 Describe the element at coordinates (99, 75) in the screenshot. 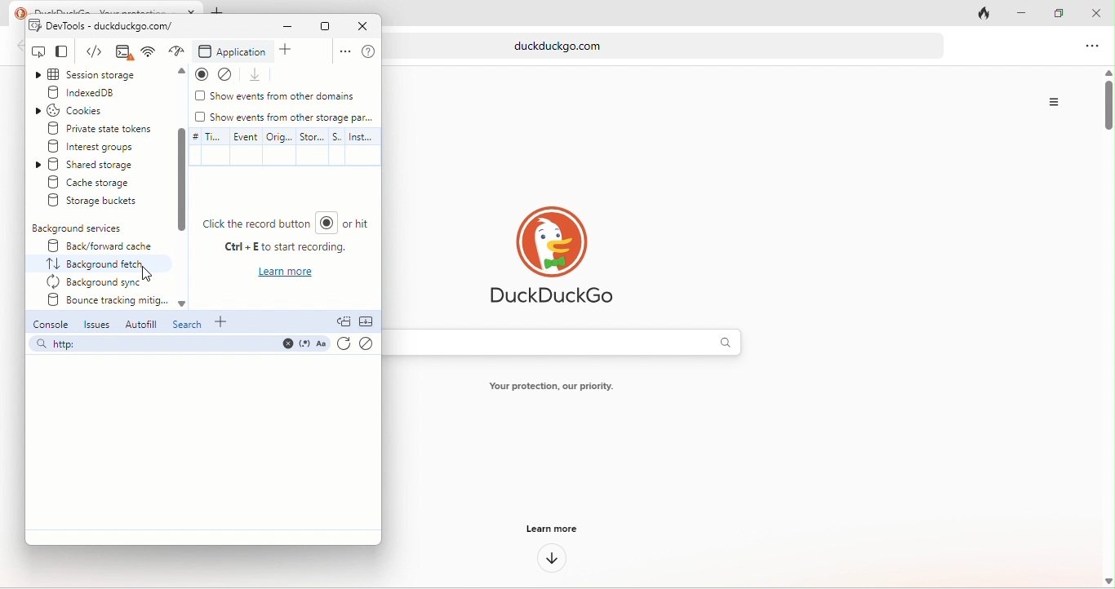

I see `session storage` at that location.